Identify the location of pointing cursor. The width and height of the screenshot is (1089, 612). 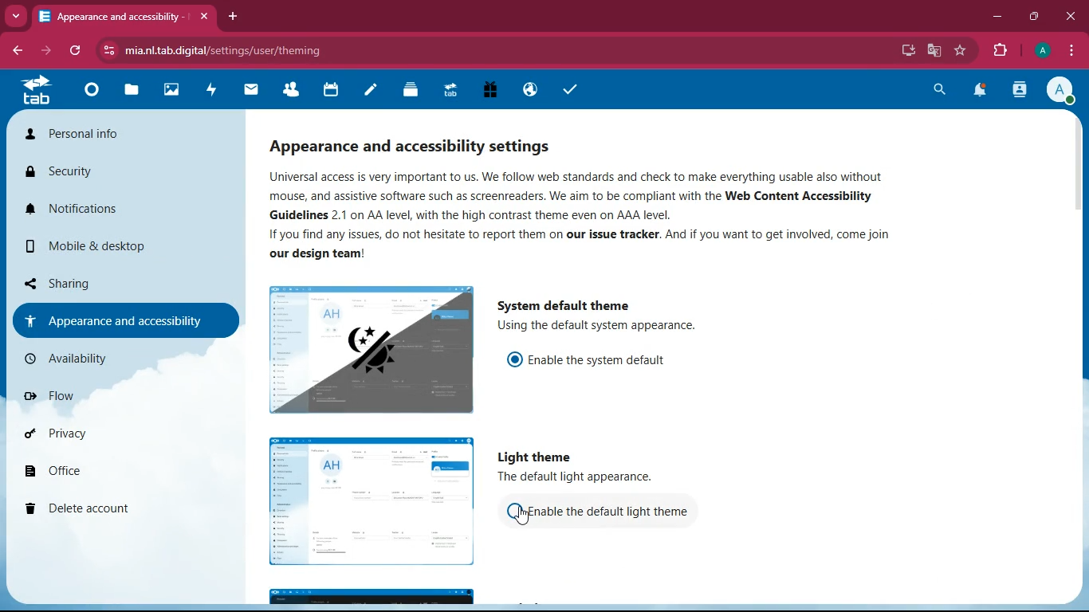
(522, 516).